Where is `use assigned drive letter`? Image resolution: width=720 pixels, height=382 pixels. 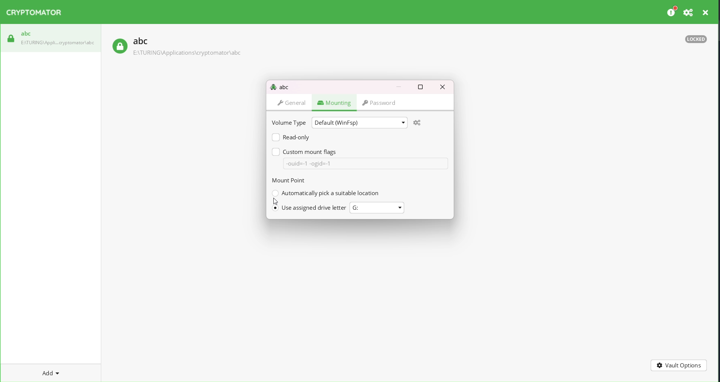
use assigned drive letter is located at coordinates (310, 207).